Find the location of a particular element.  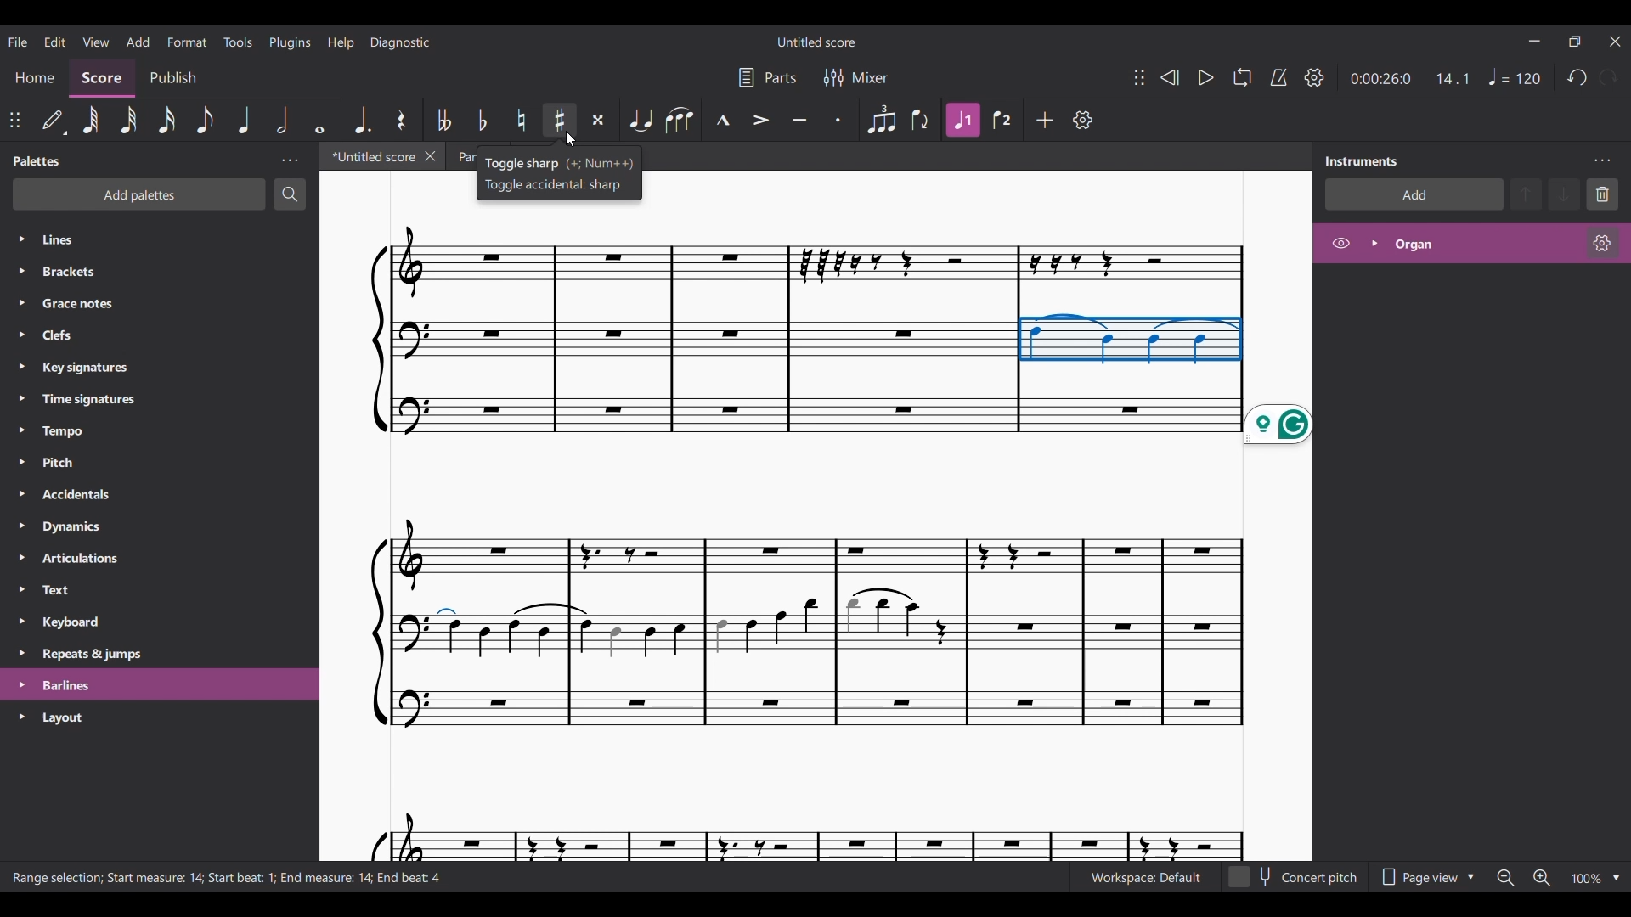

Metronome is located at coordinates (1278, 77).